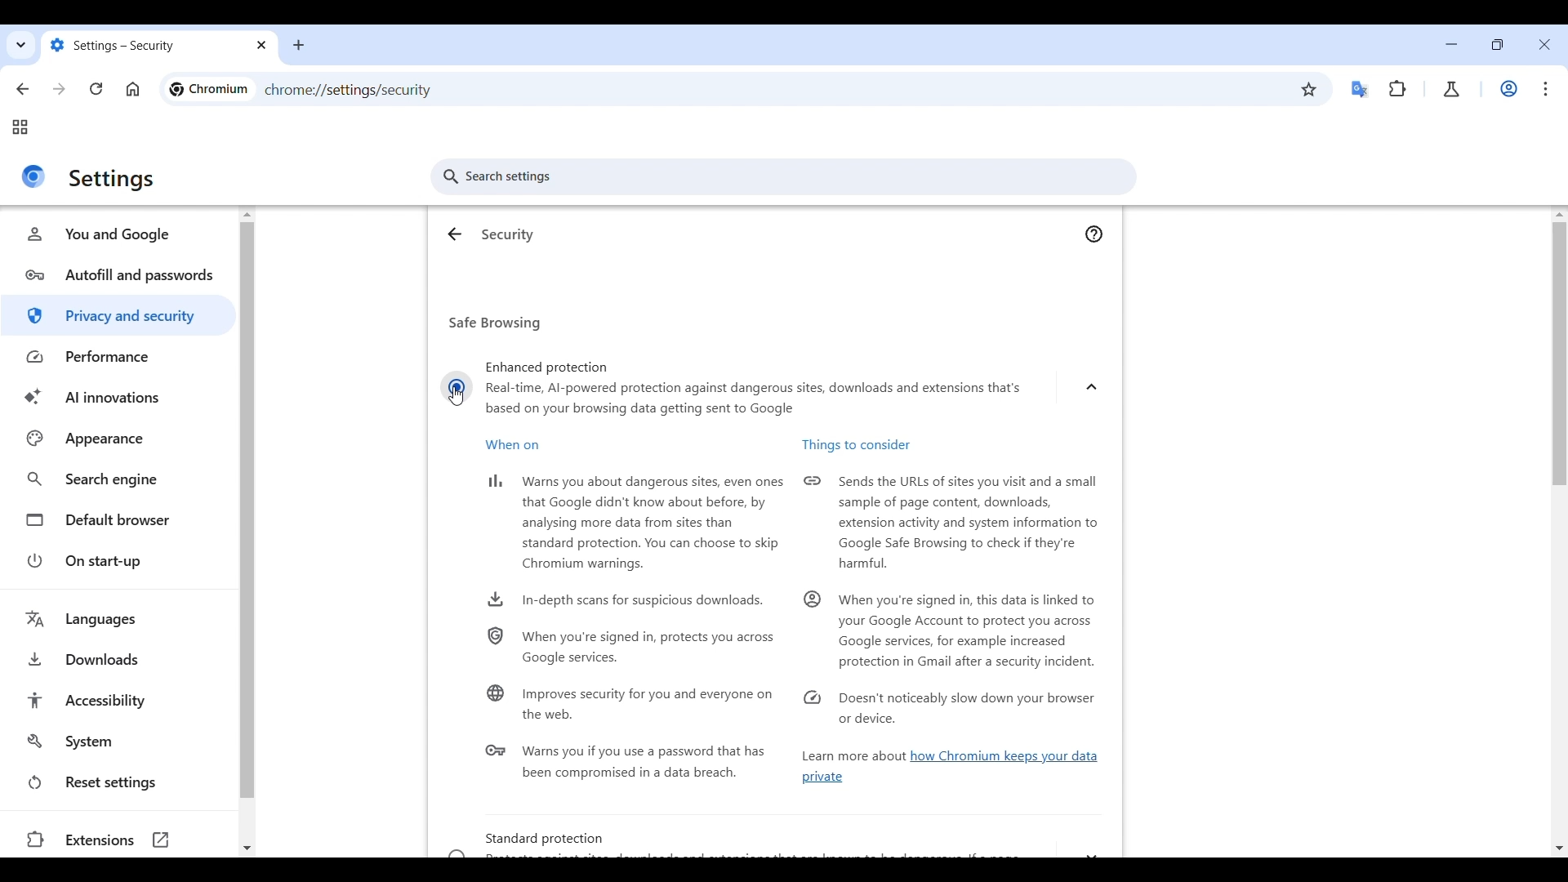 This screenshot has width=1568, height=882. What do you see at coordinates (1559, 398) in the screenshot?
I see `Vertical slide bar` at bounding box center [1559, 398].